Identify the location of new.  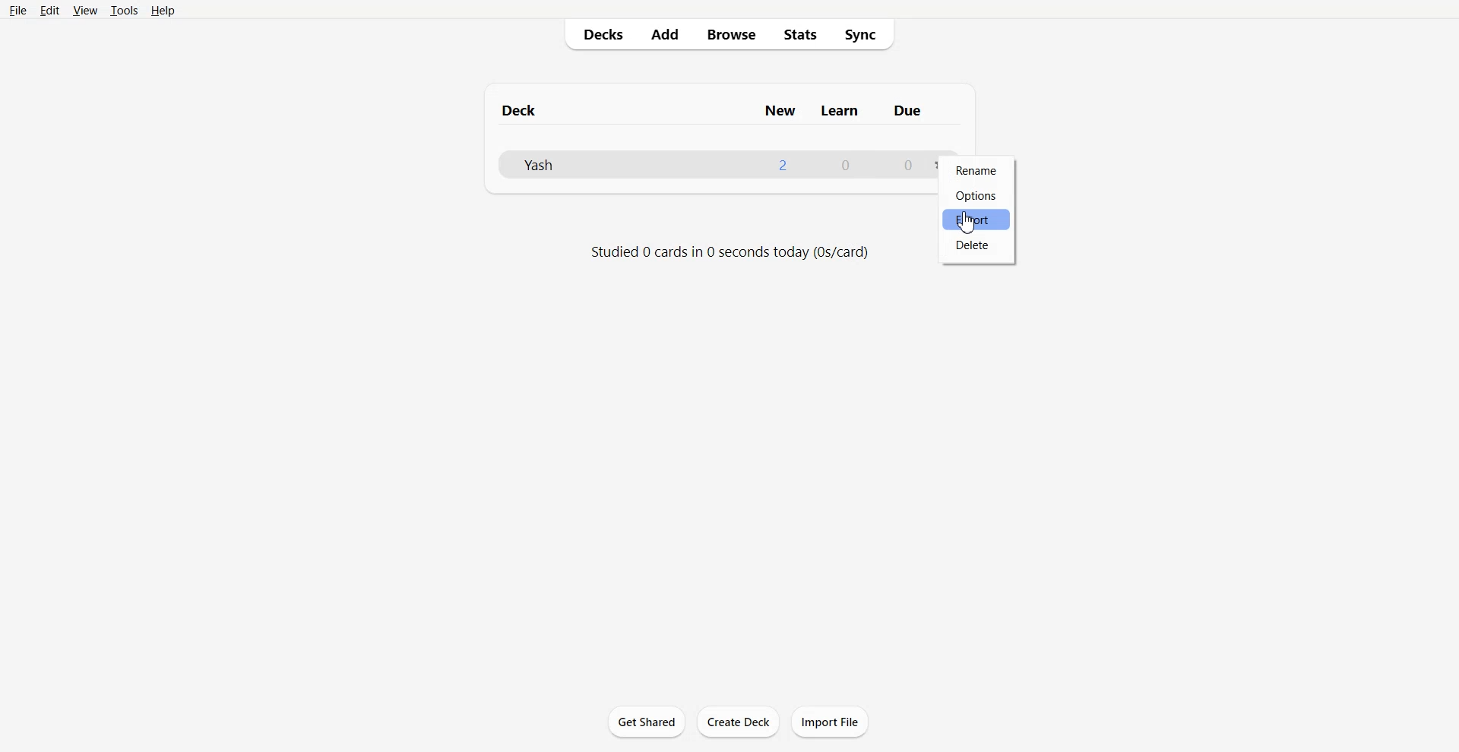
(780, 111).